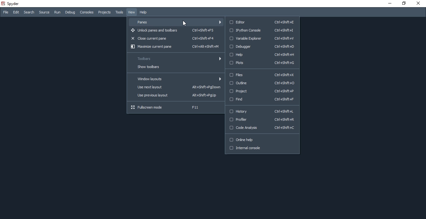 This screenshot has height=219, width=426. Describe the element at coordinates (174, 79) in the screenshot. I see `Window layouts` at that location.